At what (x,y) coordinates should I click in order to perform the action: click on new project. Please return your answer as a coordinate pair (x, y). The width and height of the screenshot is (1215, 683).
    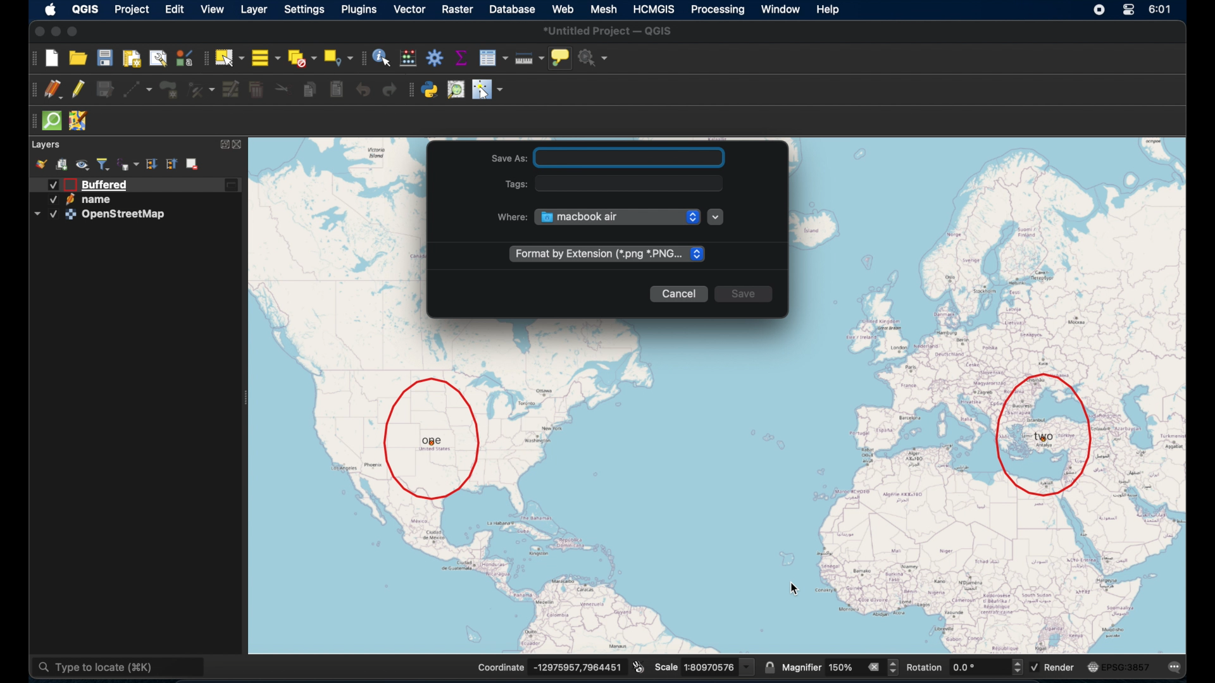
    Looking at the image, I should click on (54, 58).